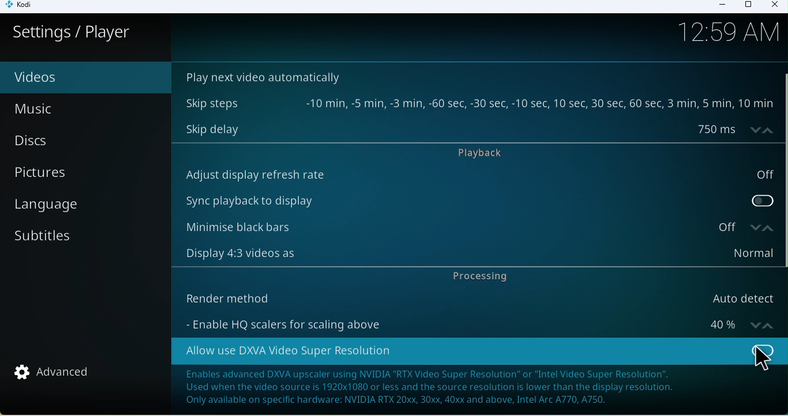  Describe the element at coordinates (474, 175) in the screenshot. I see `Auto display refresh rate` at that location.